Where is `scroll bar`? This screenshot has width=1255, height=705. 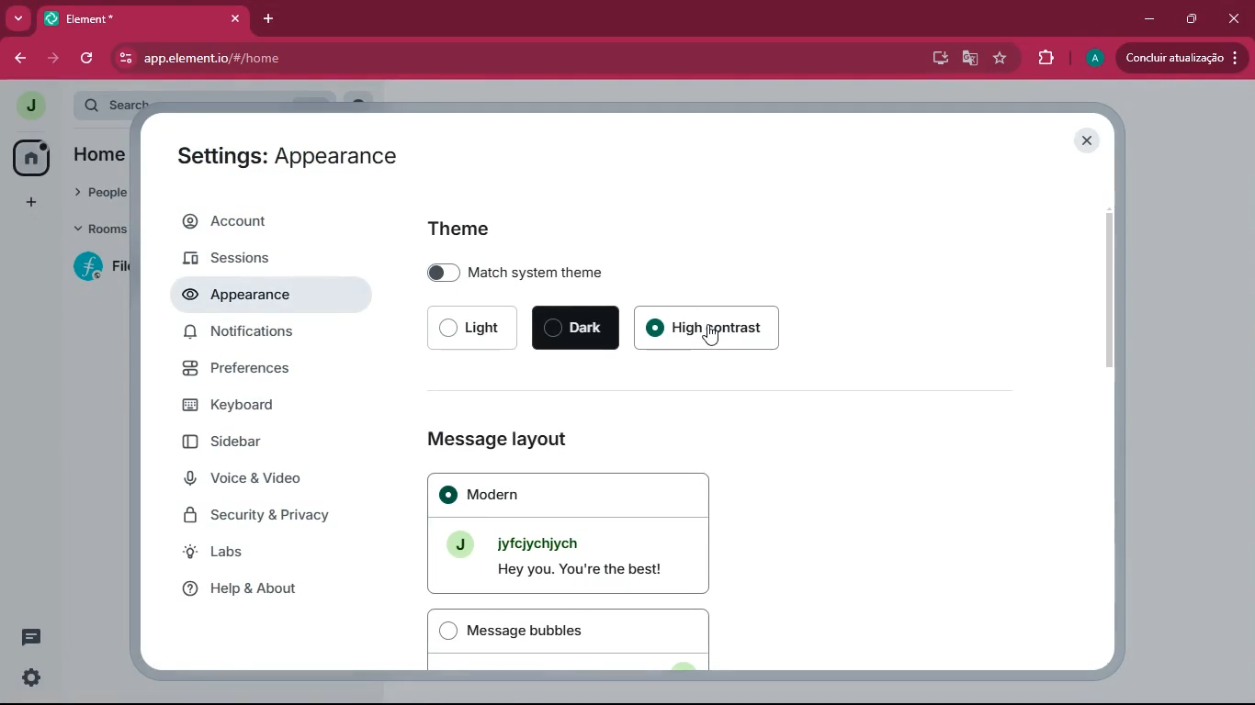 scroll bar is located at coordinates (1110, 290).